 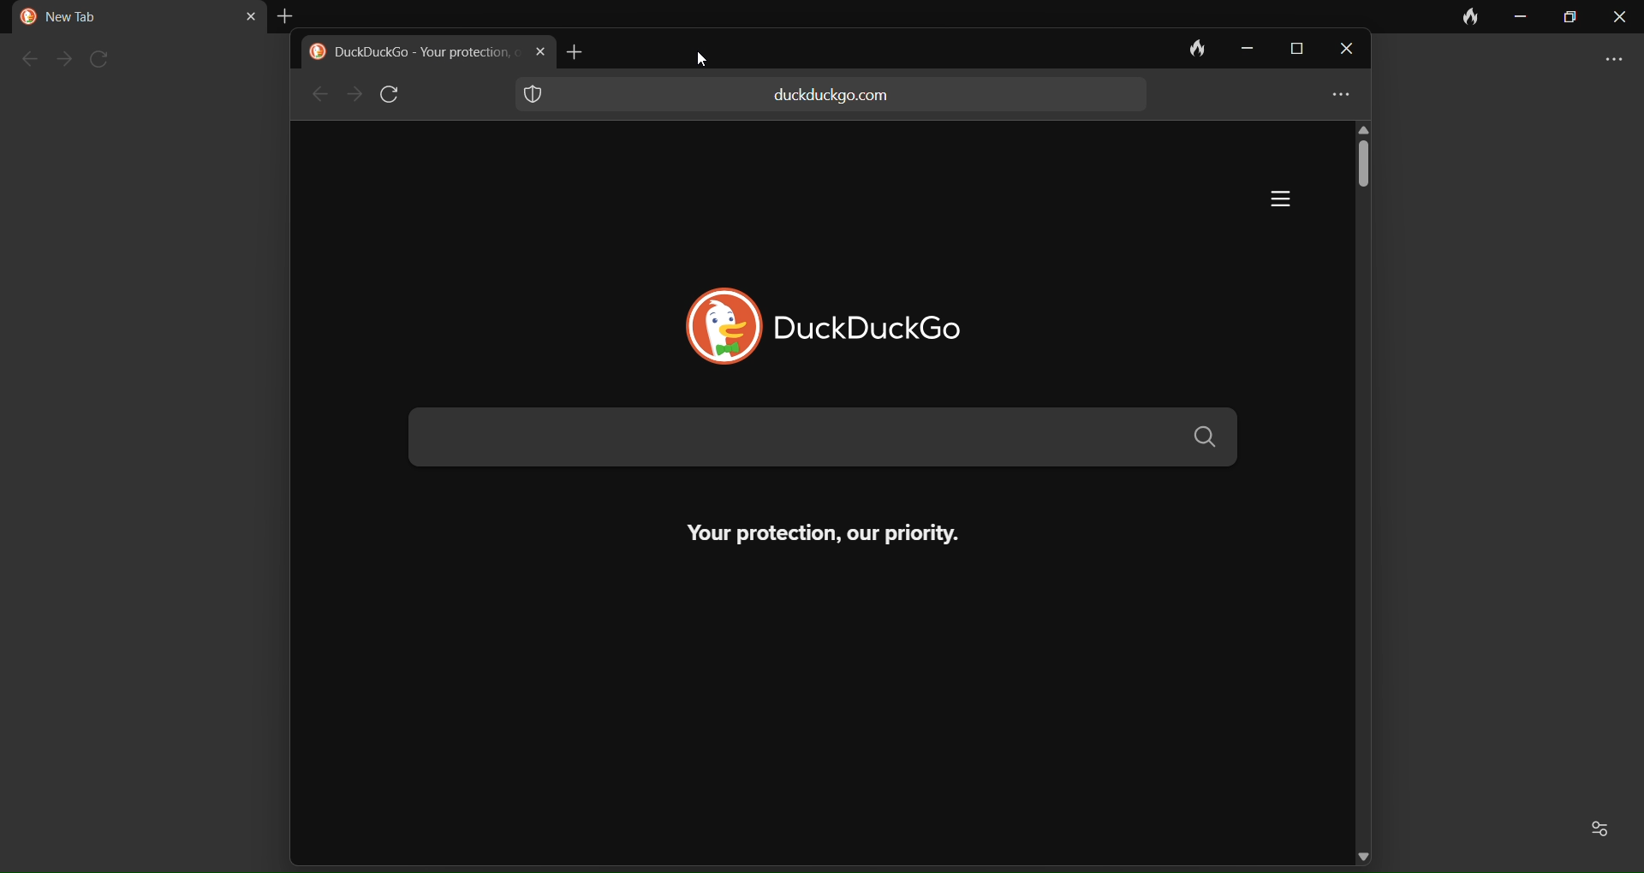 I want to click on refresh, so click(x=395, y=95).